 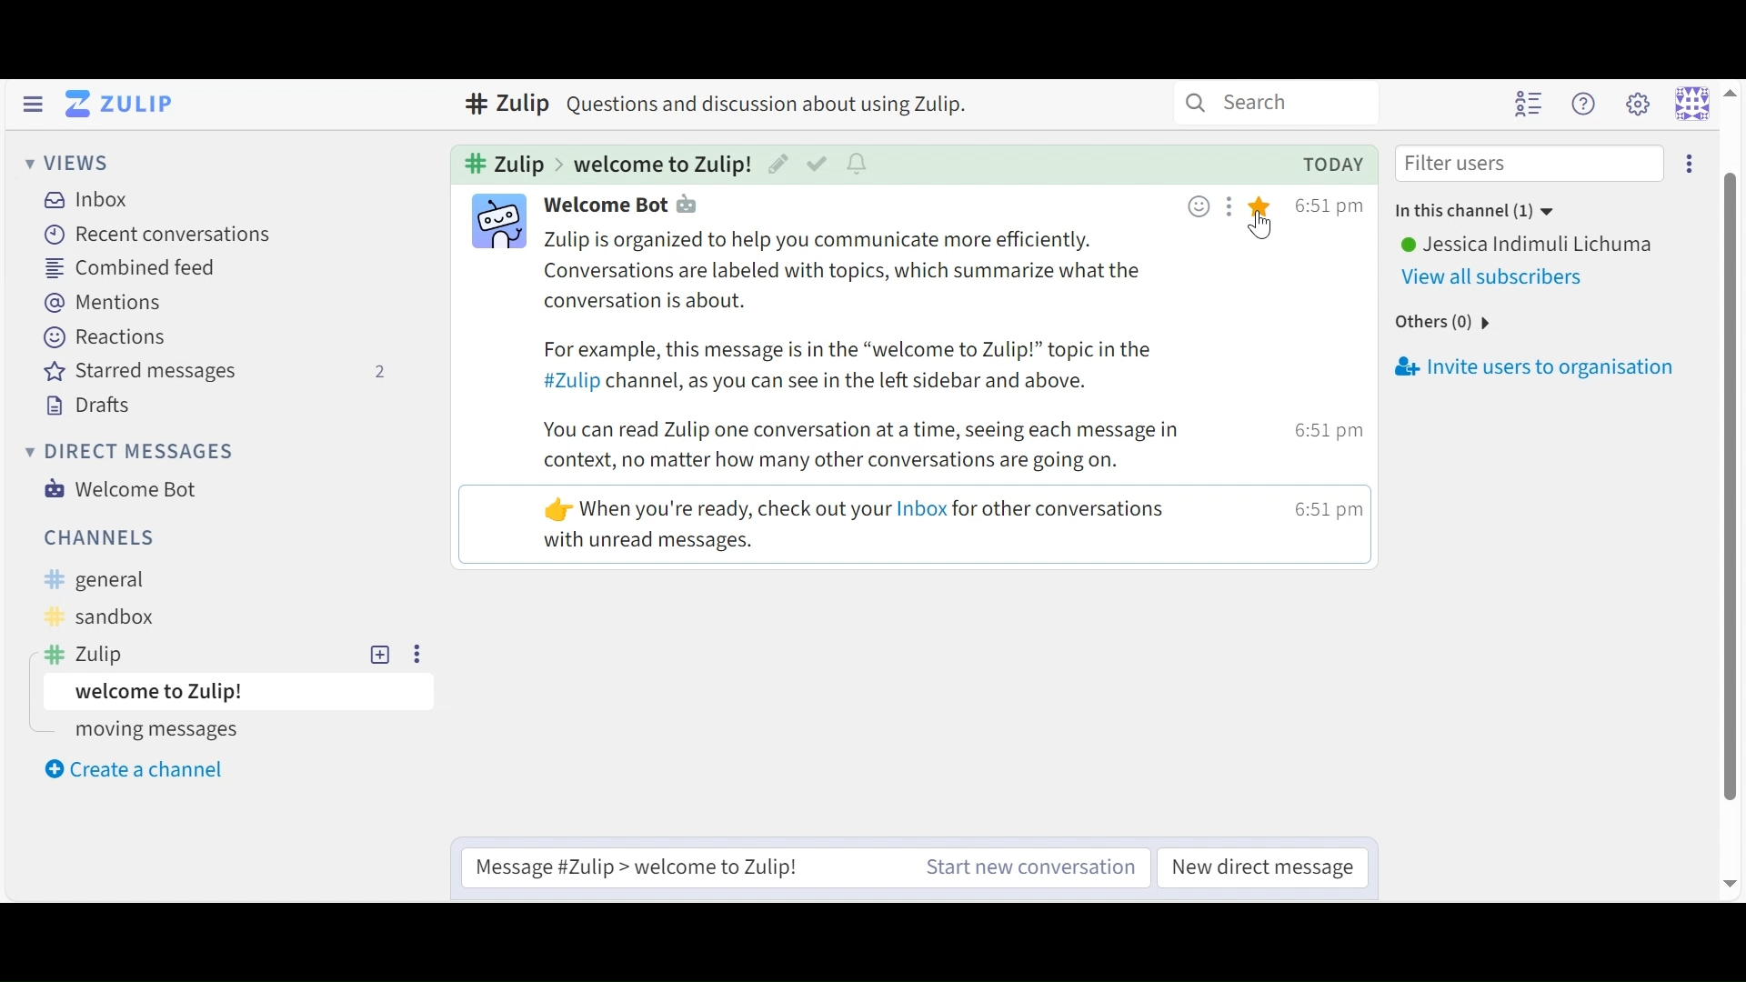 I want to click on Direct Messages, so click(x=127, y=452).